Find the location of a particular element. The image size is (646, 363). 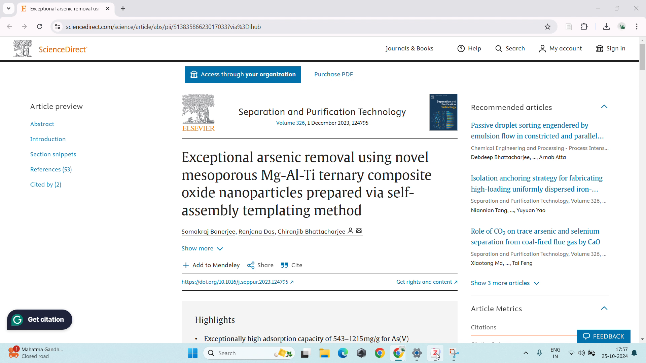

downloads is located at coordinates (606, 26).